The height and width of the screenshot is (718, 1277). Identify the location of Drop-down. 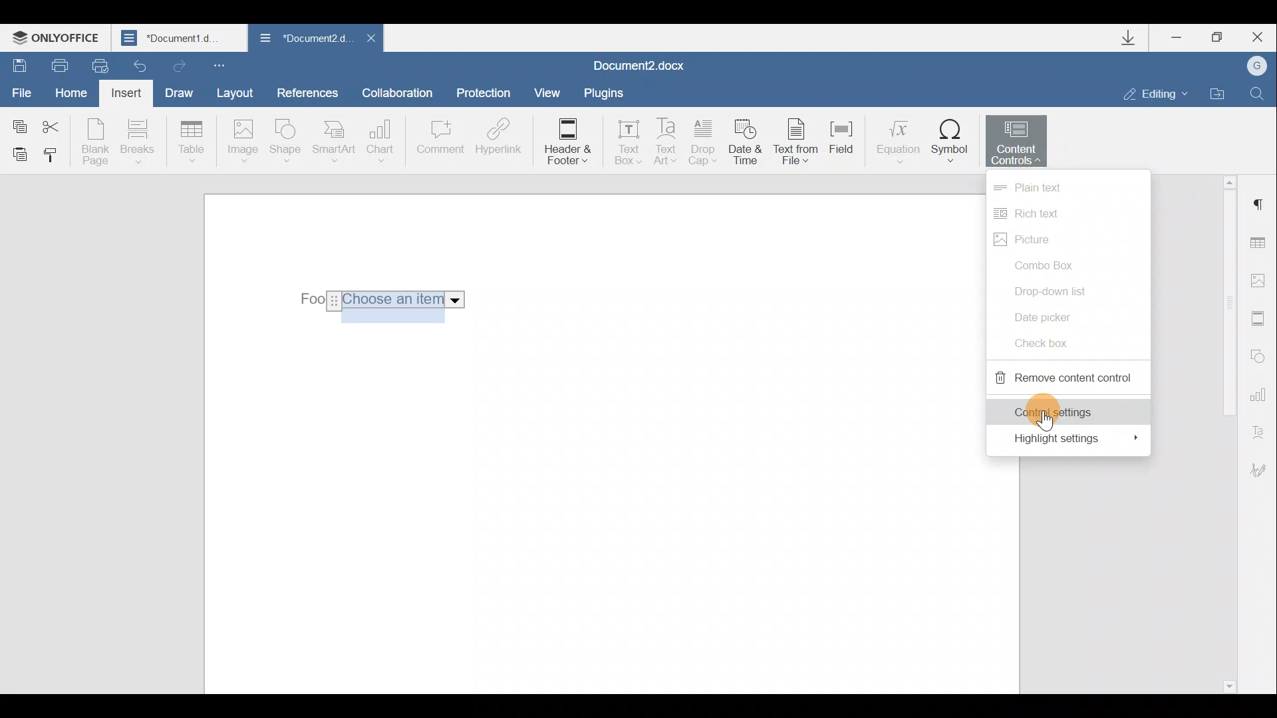
(378, 300).